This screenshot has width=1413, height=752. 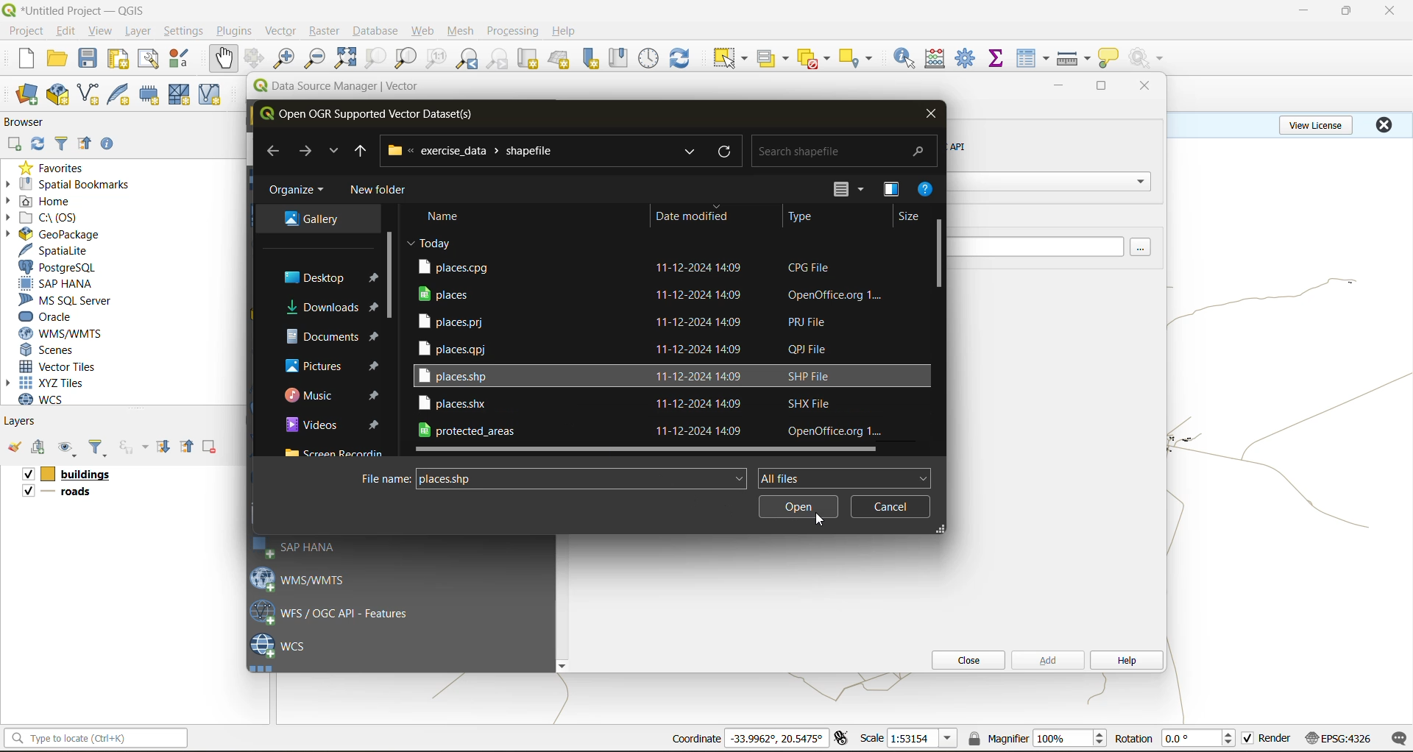 What do you see at coordinates (316, 57) in the screenshot?
I see `zoom out` at bounding box center [316, 57].